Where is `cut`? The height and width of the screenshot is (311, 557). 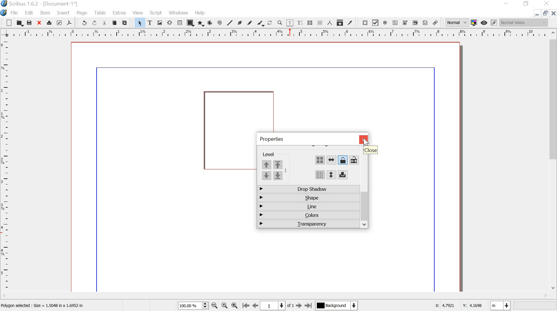 cut is located at coordinates (104, 23).